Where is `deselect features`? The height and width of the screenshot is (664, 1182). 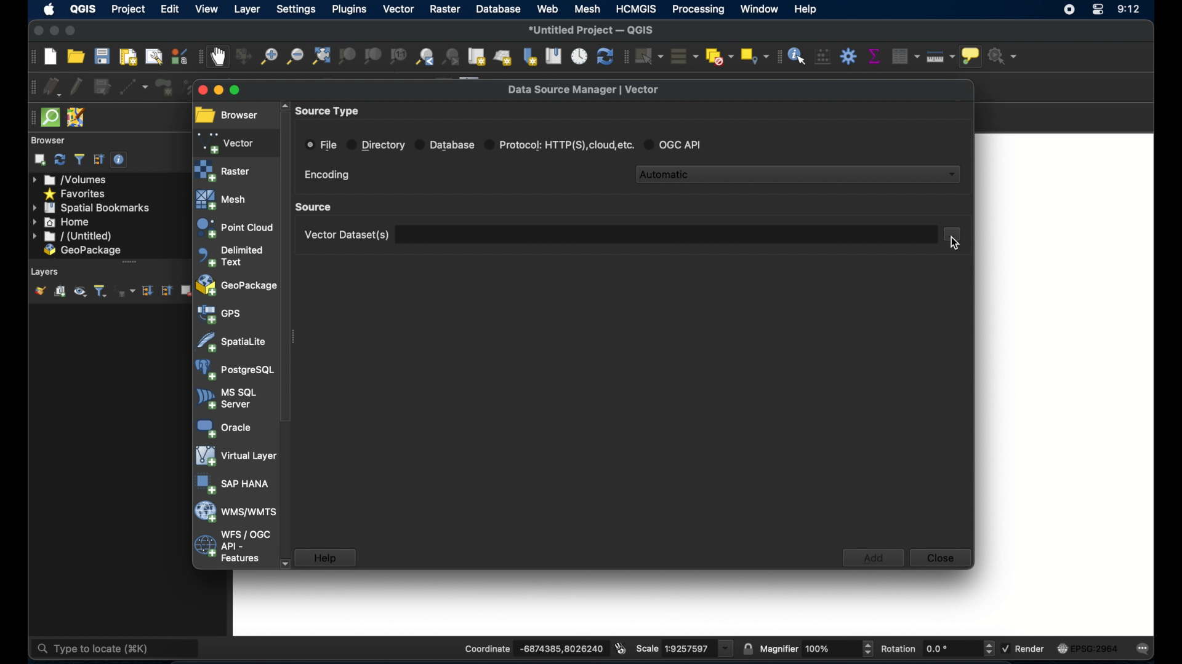
deselect features is located at coordinates (720, 54).